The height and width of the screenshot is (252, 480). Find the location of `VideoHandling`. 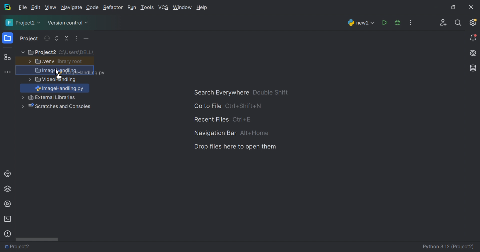

VideoHandling is located at coordinates (56, 80).